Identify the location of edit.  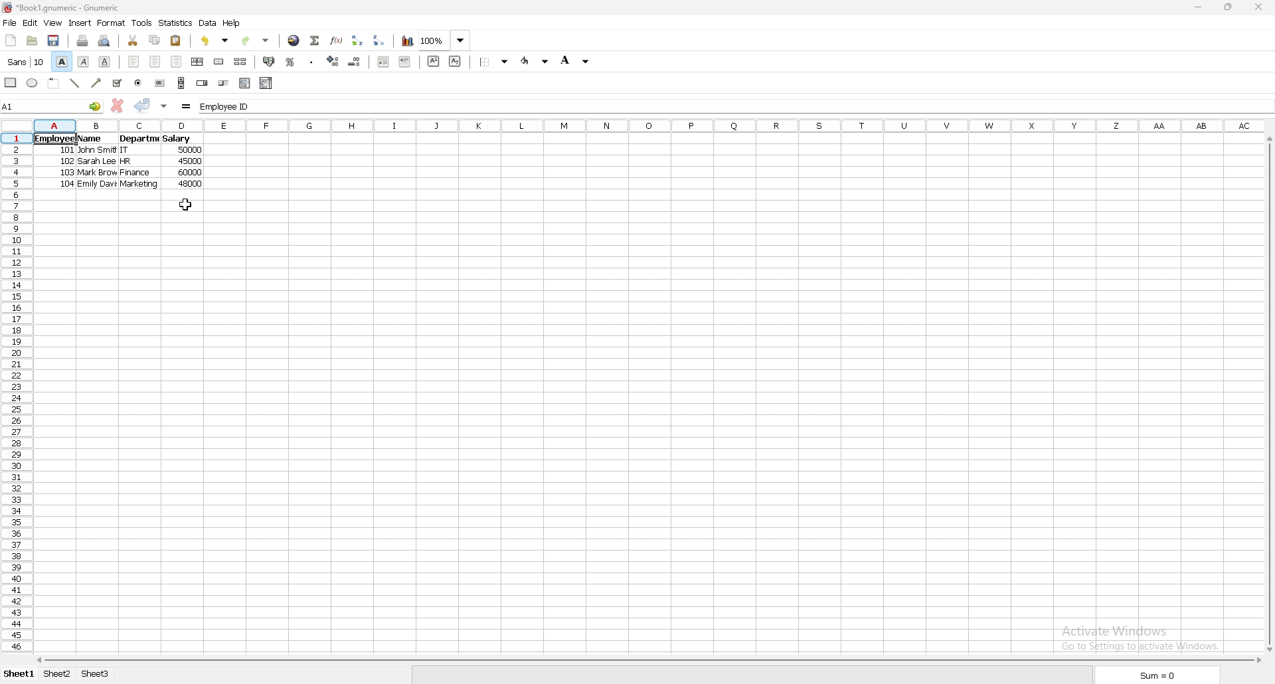
(31, 23).